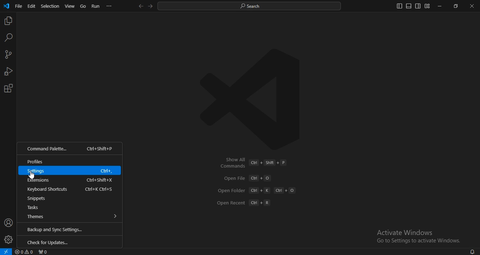 This screenshot has width=480, height=255. What do you see at coordinates (427, 6) in the screenshot?
I see `customize layout` at bounding box center [427, 6].